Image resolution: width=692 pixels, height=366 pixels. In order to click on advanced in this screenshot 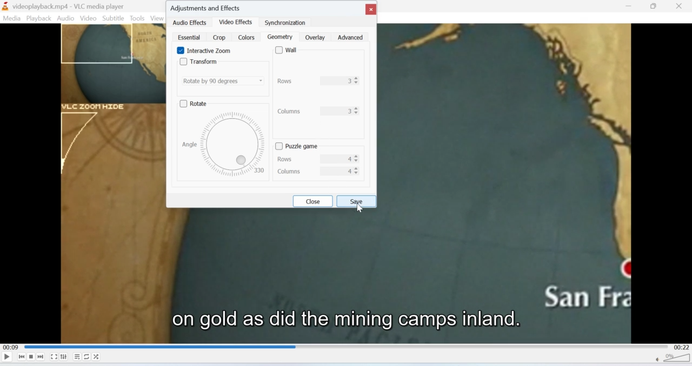, I will do `click(351, 37)`.